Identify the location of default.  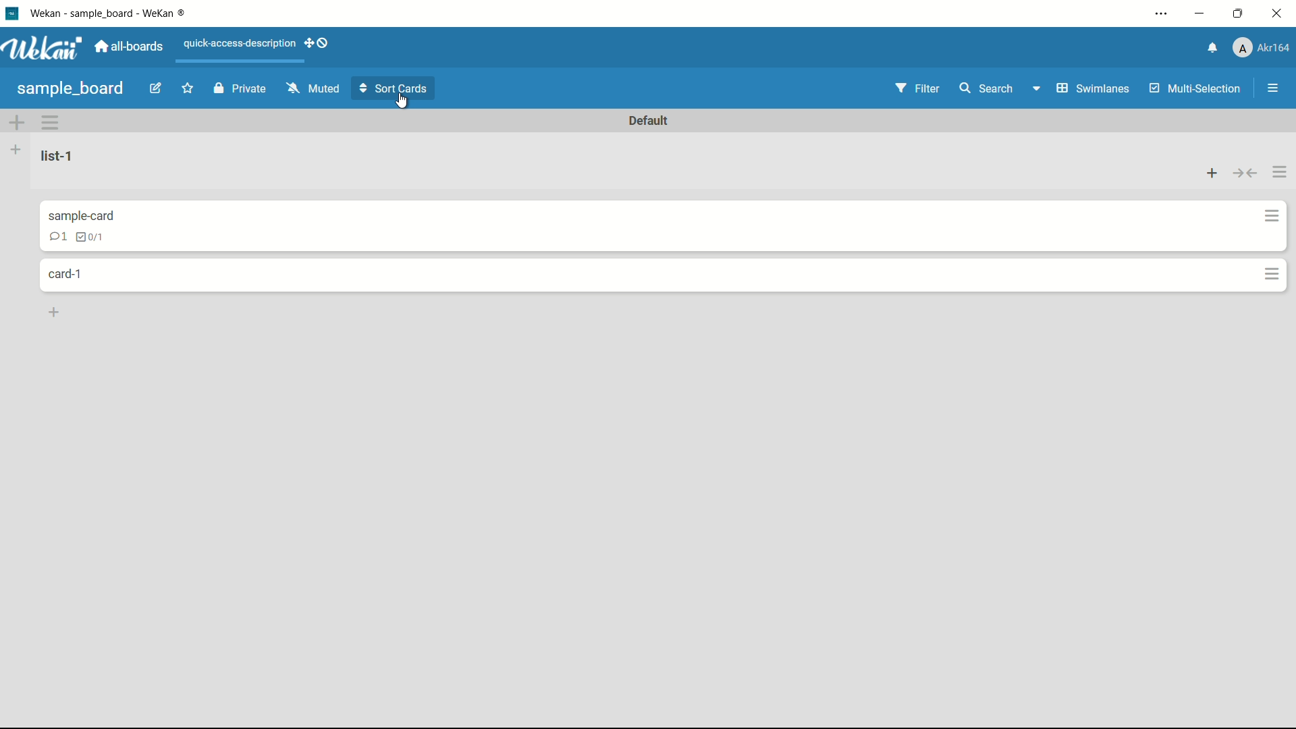
(651, 120).